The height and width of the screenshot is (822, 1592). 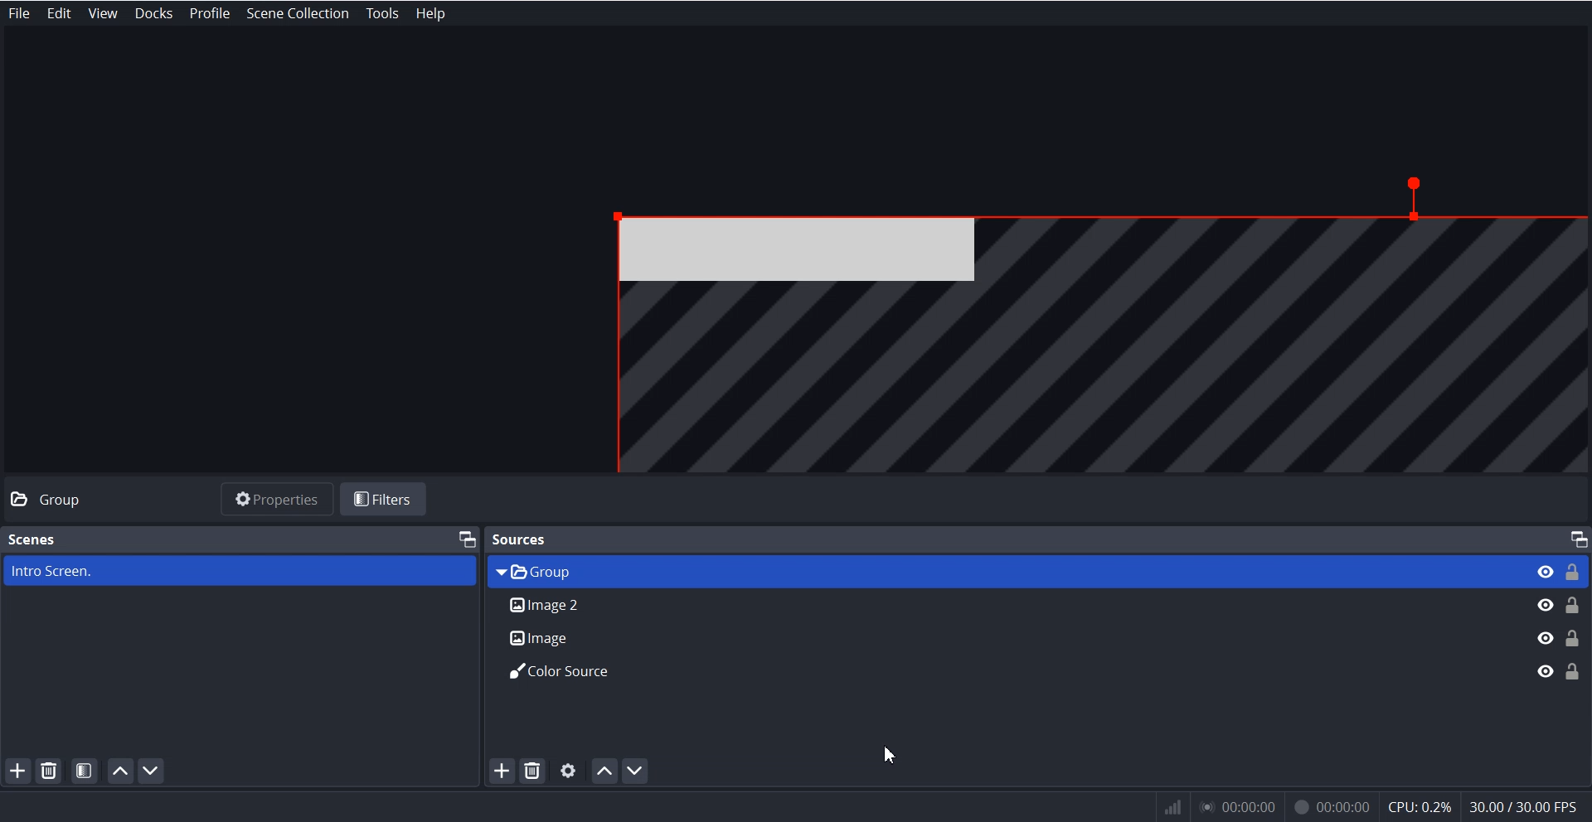 What do you see at coordinates (466, 538) in the screenshot?
I see `Maximize` at bounding box center [466, 538].